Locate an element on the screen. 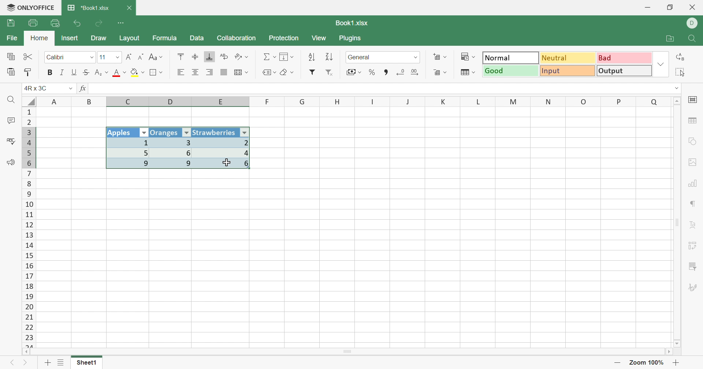 The image size is (703, 369). Output is located at coordinates (625, 72).